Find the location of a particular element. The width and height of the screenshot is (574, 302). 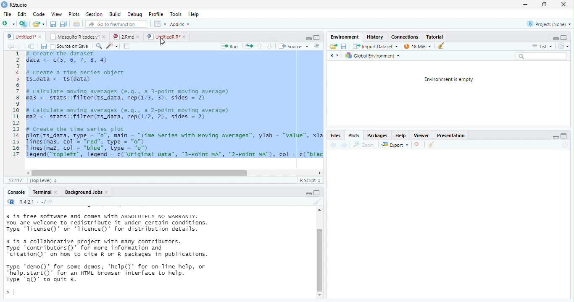

R is located at coordinates (335, 56).